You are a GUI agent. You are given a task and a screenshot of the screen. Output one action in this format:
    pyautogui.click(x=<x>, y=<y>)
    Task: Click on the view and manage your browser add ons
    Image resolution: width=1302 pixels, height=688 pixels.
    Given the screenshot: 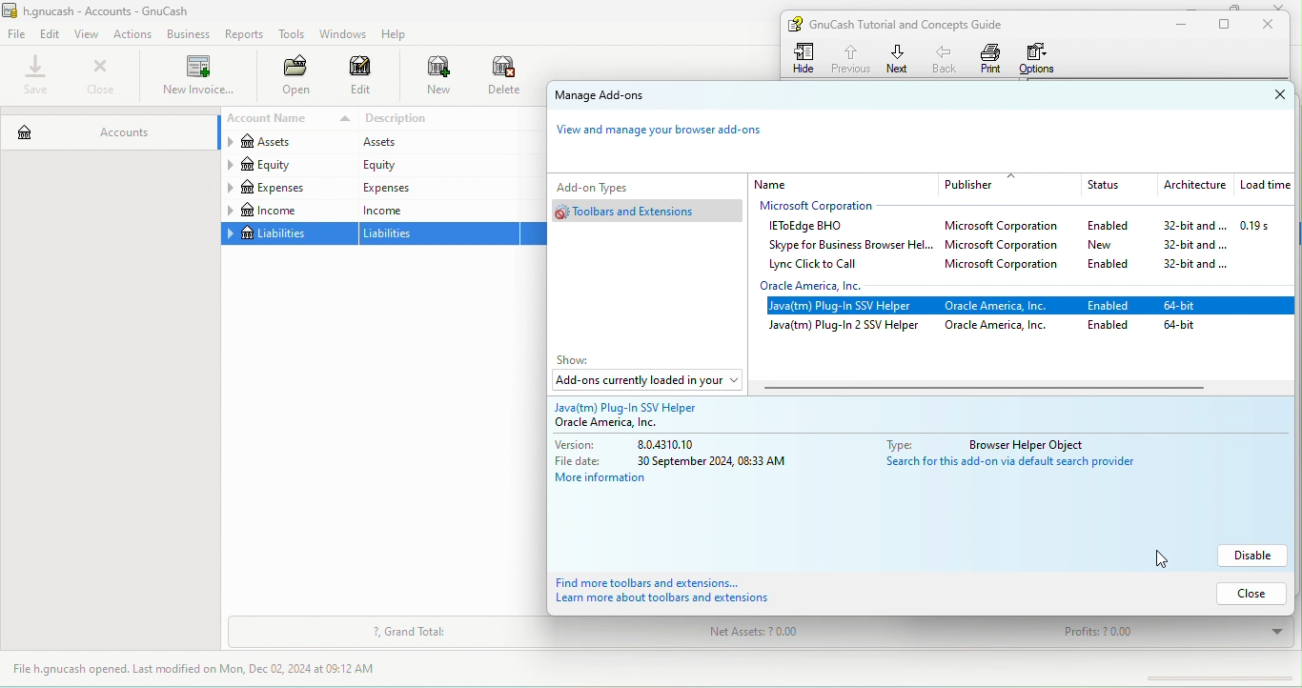 What is the action you would take?
    pyautogui.click(x=669, y=134)
    